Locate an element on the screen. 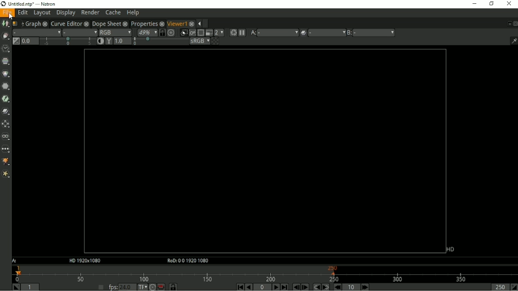 The width and height of the screenshot is (518, 291). Transform is located at coordinates (7, 124).